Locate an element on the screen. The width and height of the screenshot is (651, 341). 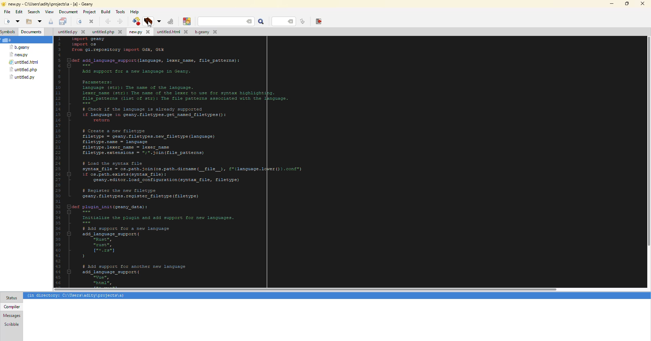
goto line is located at coordinates (303, 22).